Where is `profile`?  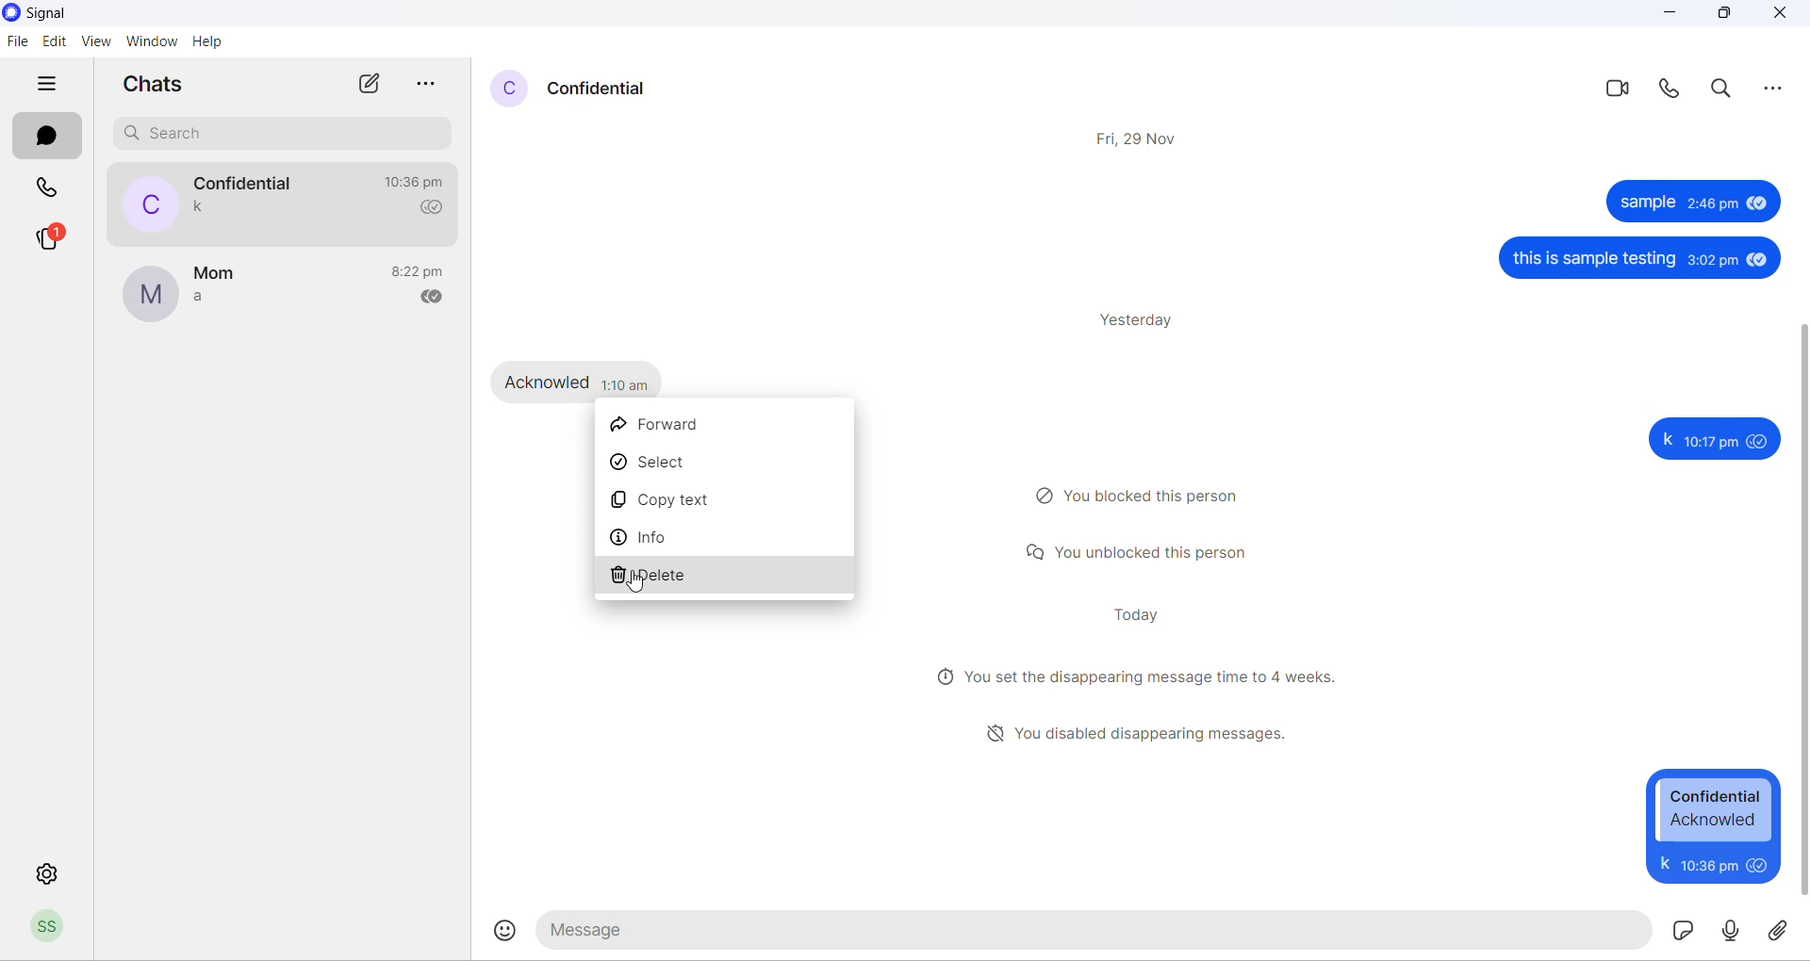
profile is located at coordinates (56, 927).